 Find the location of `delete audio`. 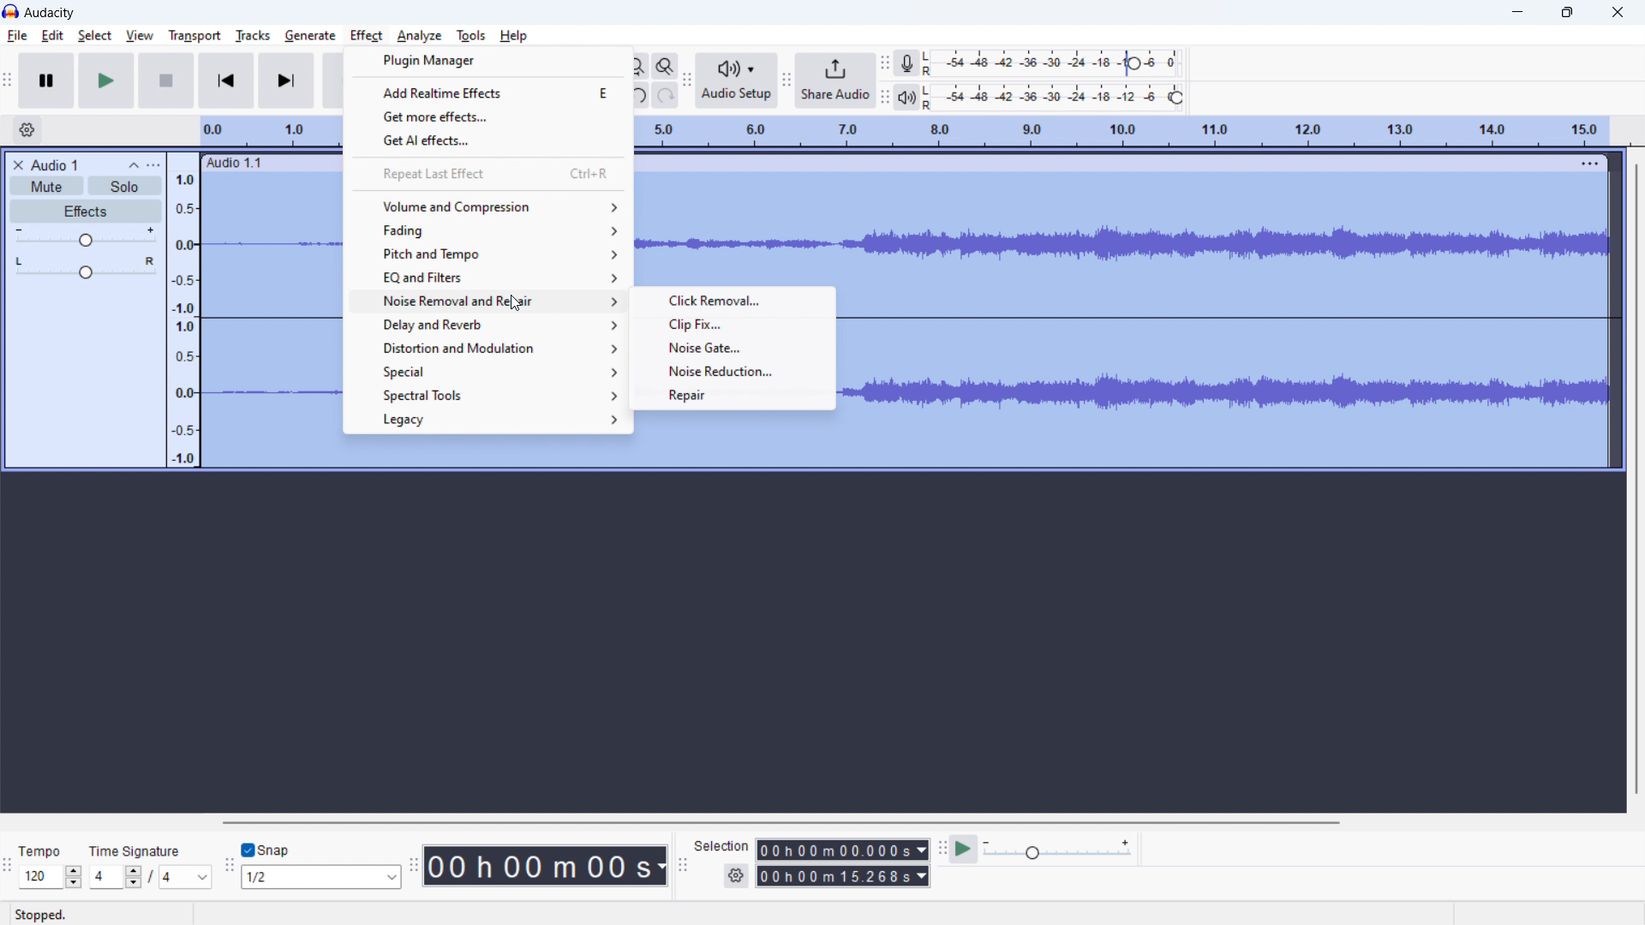

delete audio is located at coordinates (16, 164).